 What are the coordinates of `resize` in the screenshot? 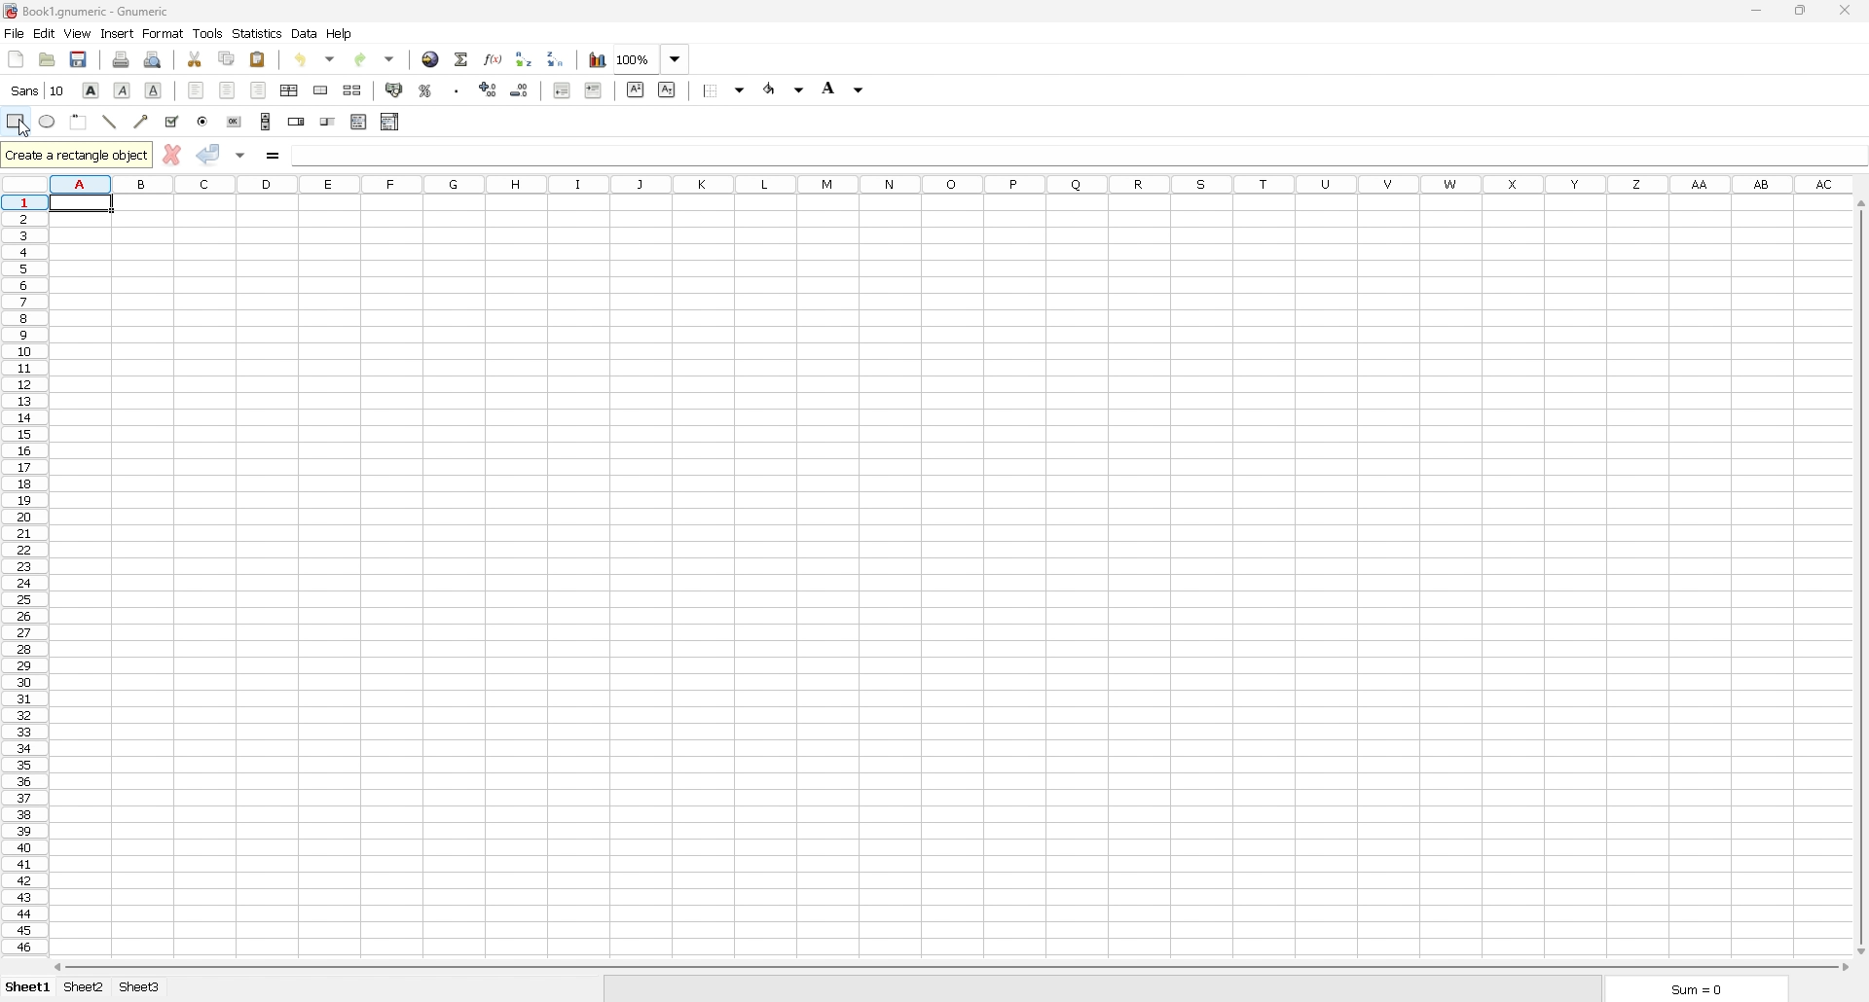 It's located at (1799, 11).